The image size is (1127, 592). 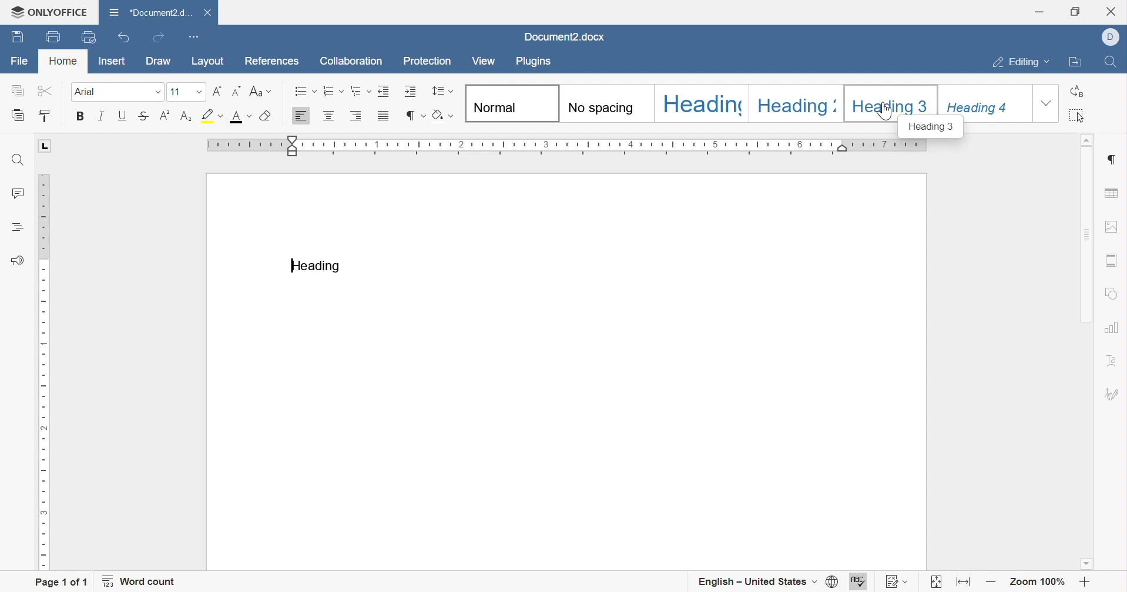 I want to click on Heading 3, so click(x=892, y=100).